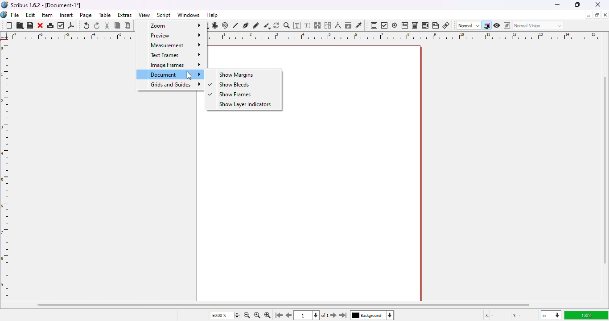 This screenshot has width=609, height=321. I want to click on workspace, so click(359, 168).